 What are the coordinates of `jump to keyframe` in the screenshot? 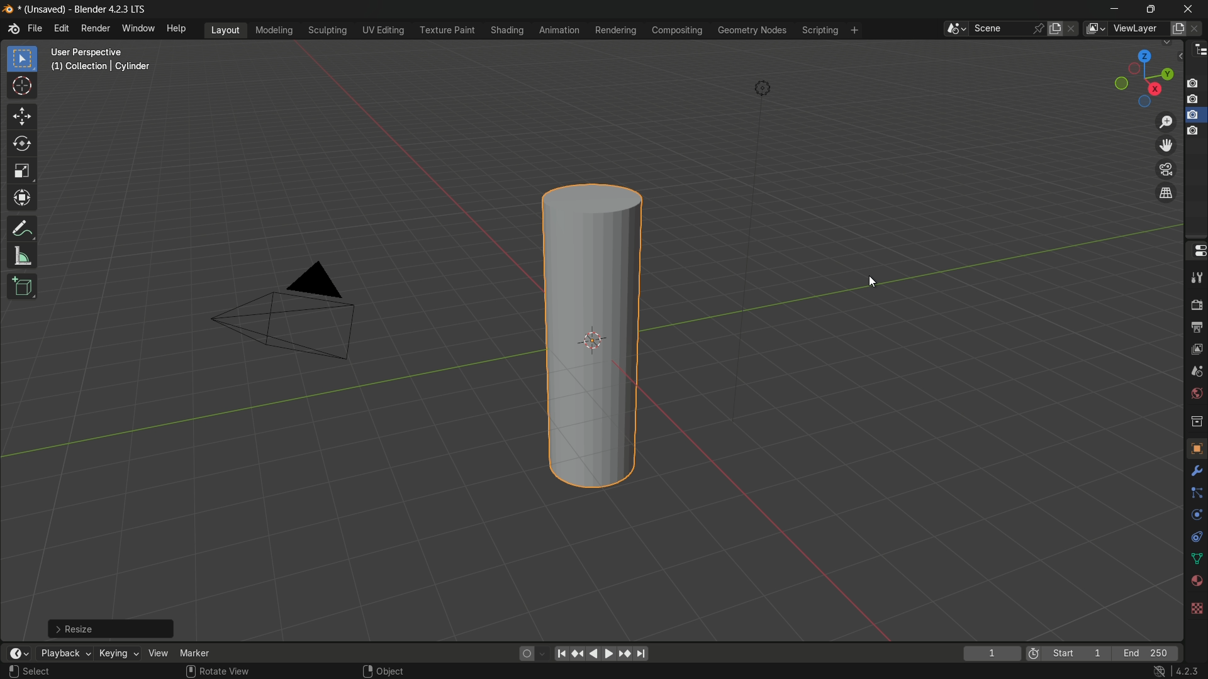 It's located at (625, 654).